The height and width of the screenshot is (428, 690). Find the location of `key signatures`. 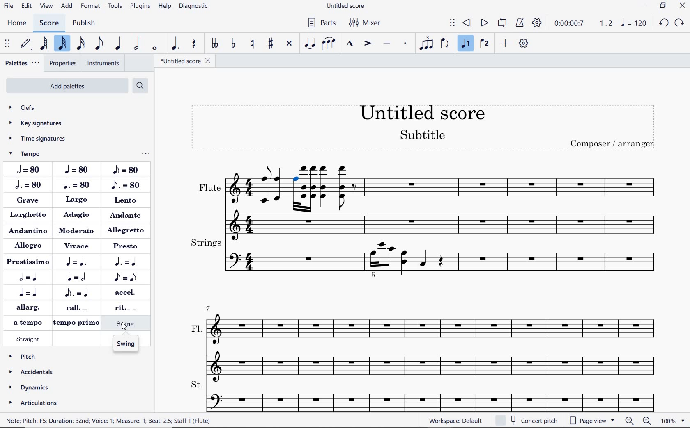

key signatures is located at coordinates (41, 123).